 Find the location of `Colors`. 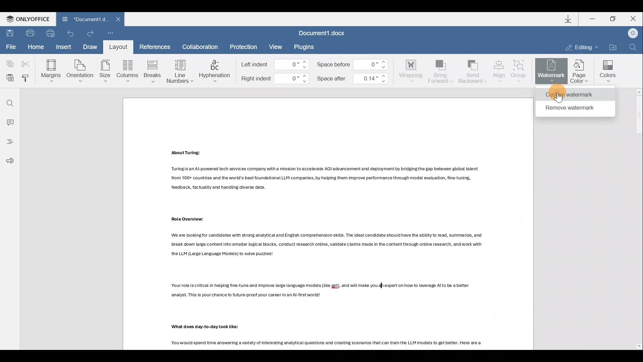

Colors is located at coordinates (607, 71).